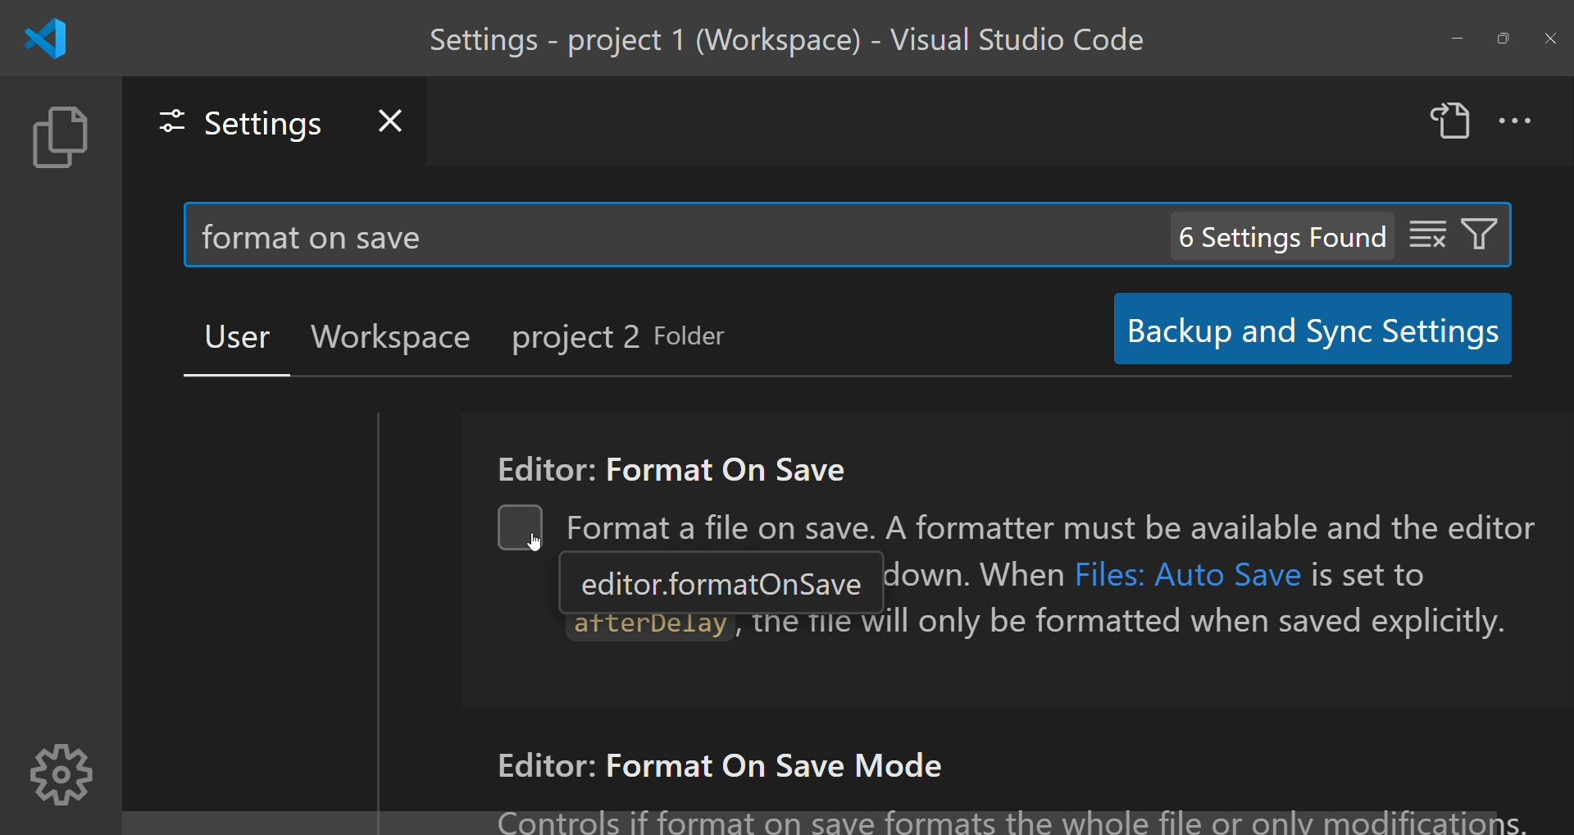 The width and height of the screenshot is (1574, 835). Describe the element at coordinates (1303, 329) in the screenshot. I see `backup and sync settings` at that location.